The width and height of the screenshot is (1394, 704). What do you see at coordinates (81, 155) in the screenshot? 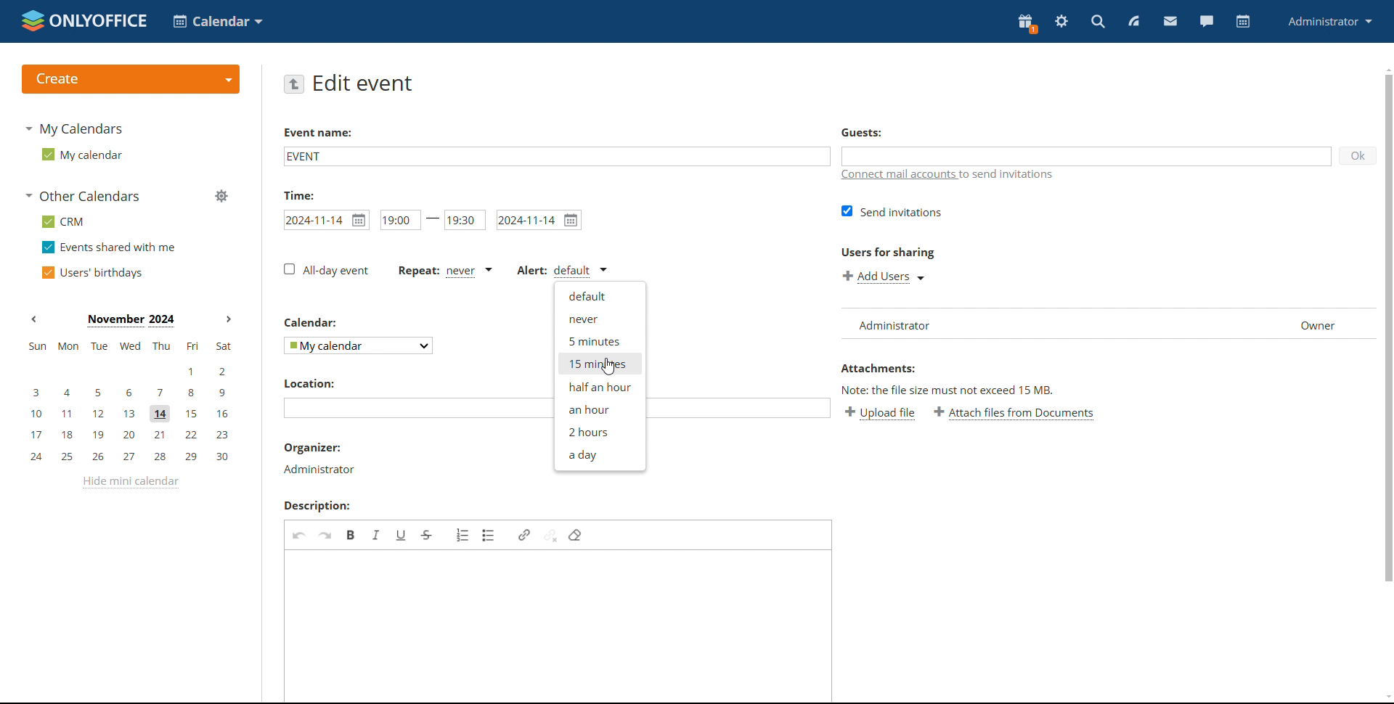
I see `my calendar` at bounding box center [81, 155].